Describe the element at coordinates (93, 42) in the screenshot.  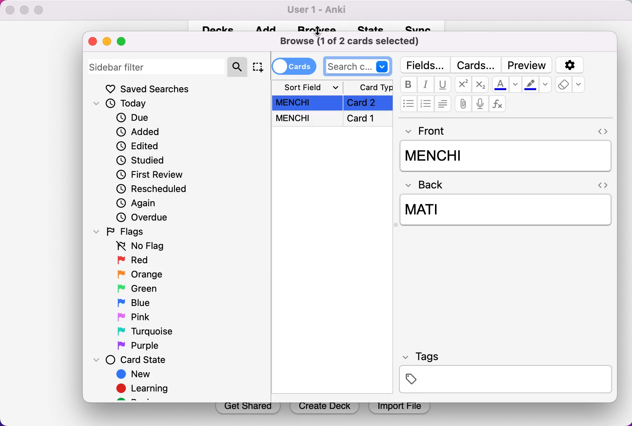
I see `close` at that location.